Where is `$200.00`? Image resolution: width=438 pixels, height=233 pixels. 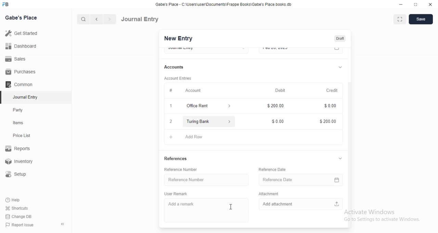 $200.00 is located at coordinates (327, 122).